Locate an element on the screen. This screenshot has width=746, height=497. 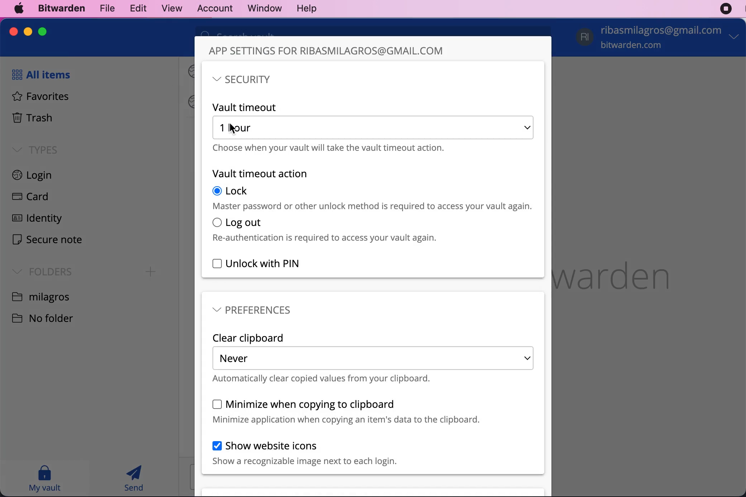
Add folder is located at coordinates (151, 272).